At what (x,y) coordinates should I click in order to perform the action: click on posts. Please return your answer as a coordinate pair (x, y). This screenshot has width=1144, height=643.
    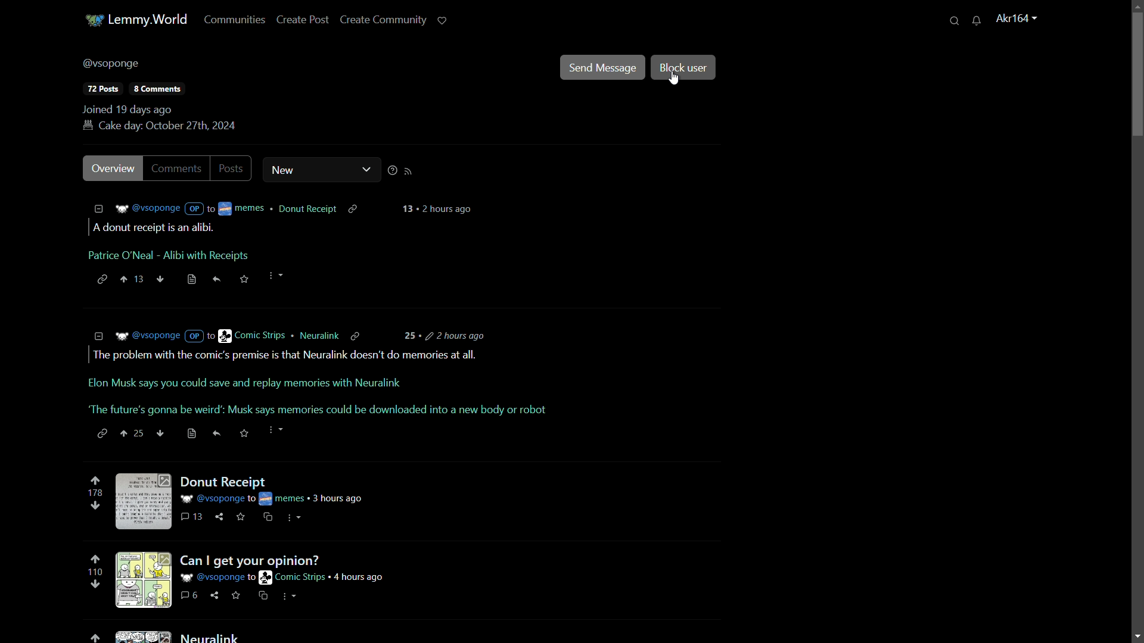
    Looking at the image, I should click on (103, 89).